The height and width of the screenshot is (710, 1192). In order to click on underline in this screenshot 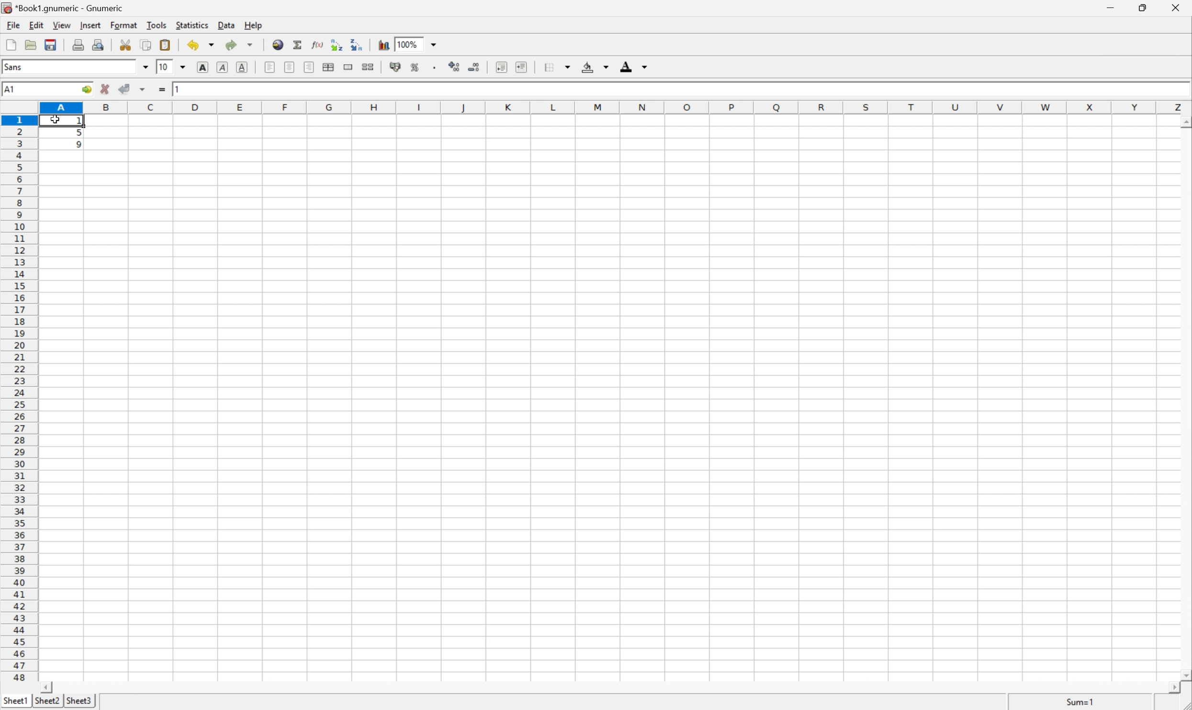, I will do `click(244, 67)`.